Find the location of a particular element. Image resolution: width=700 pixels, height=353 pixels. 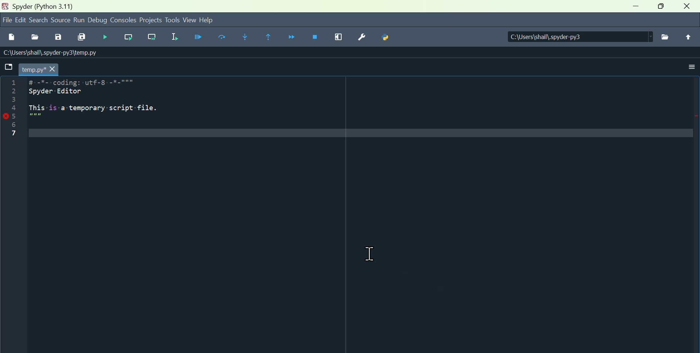

More options is located at coordinates (687, 70).